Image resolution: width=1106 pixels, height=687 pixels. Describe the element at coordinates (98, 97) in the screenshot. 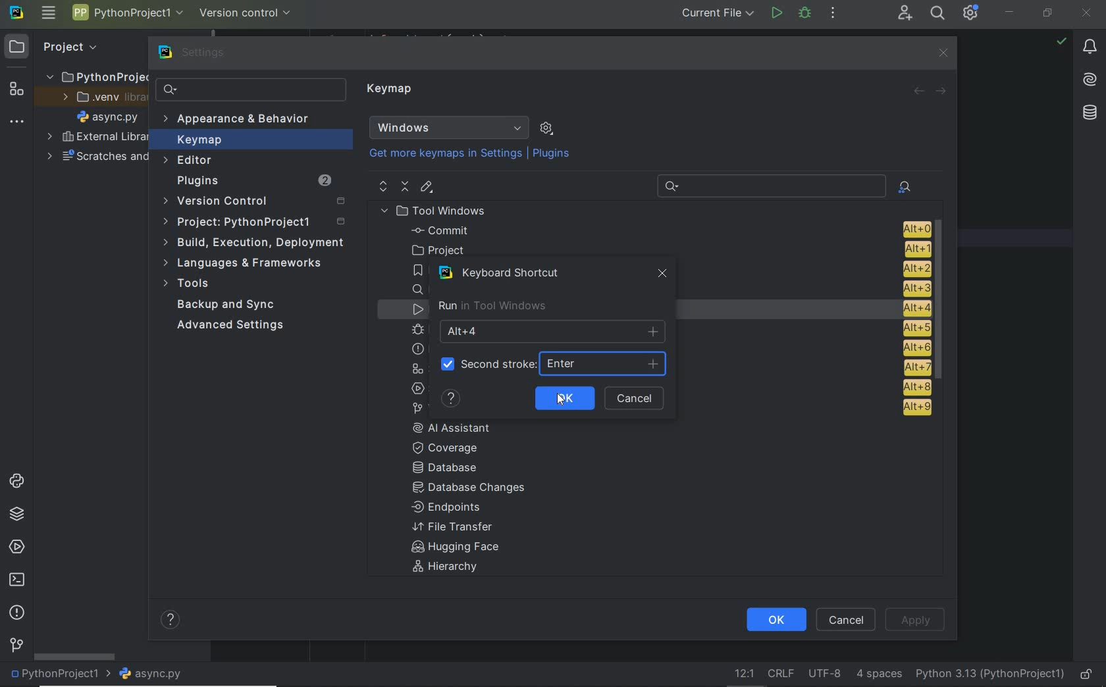

I see `.venv` at that location.